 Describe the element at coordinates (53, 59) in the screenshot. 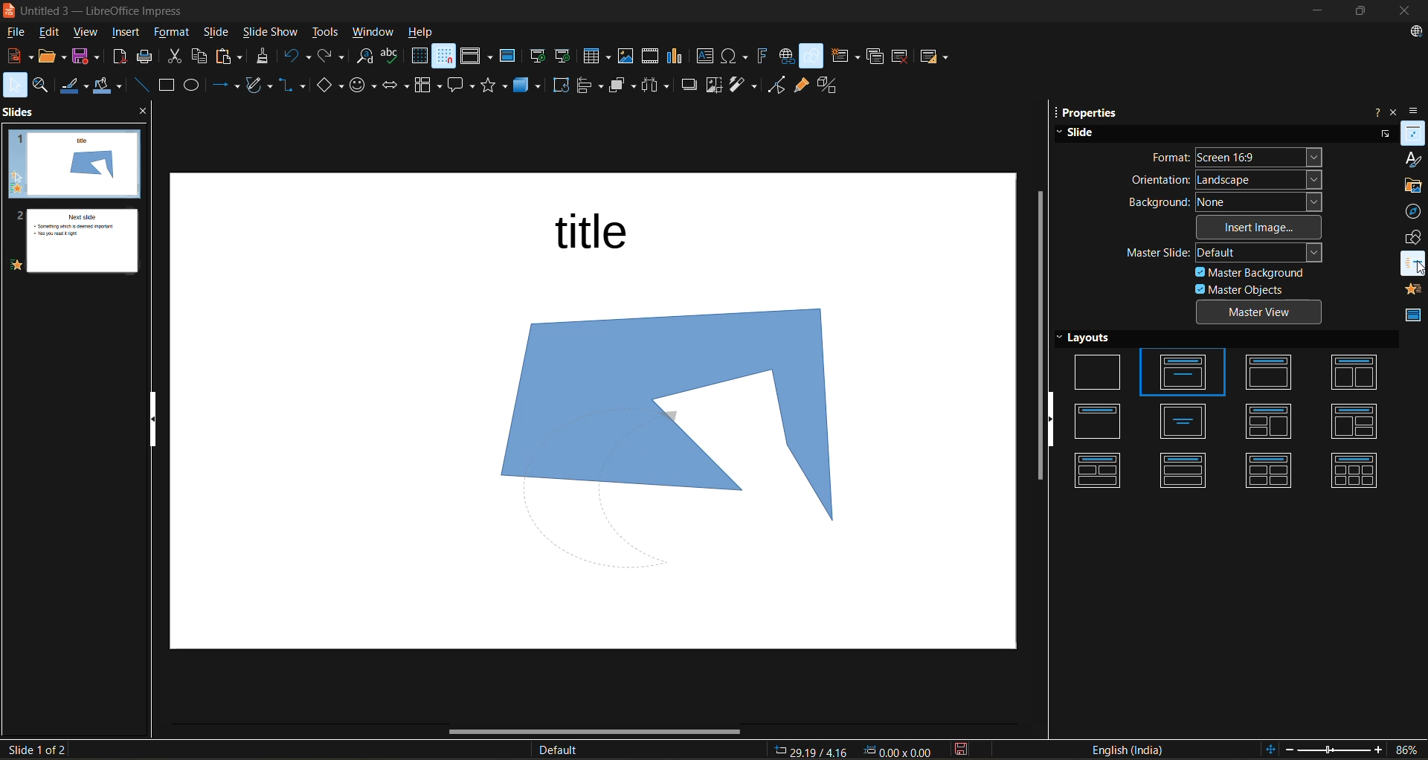

I see `open` at that location.